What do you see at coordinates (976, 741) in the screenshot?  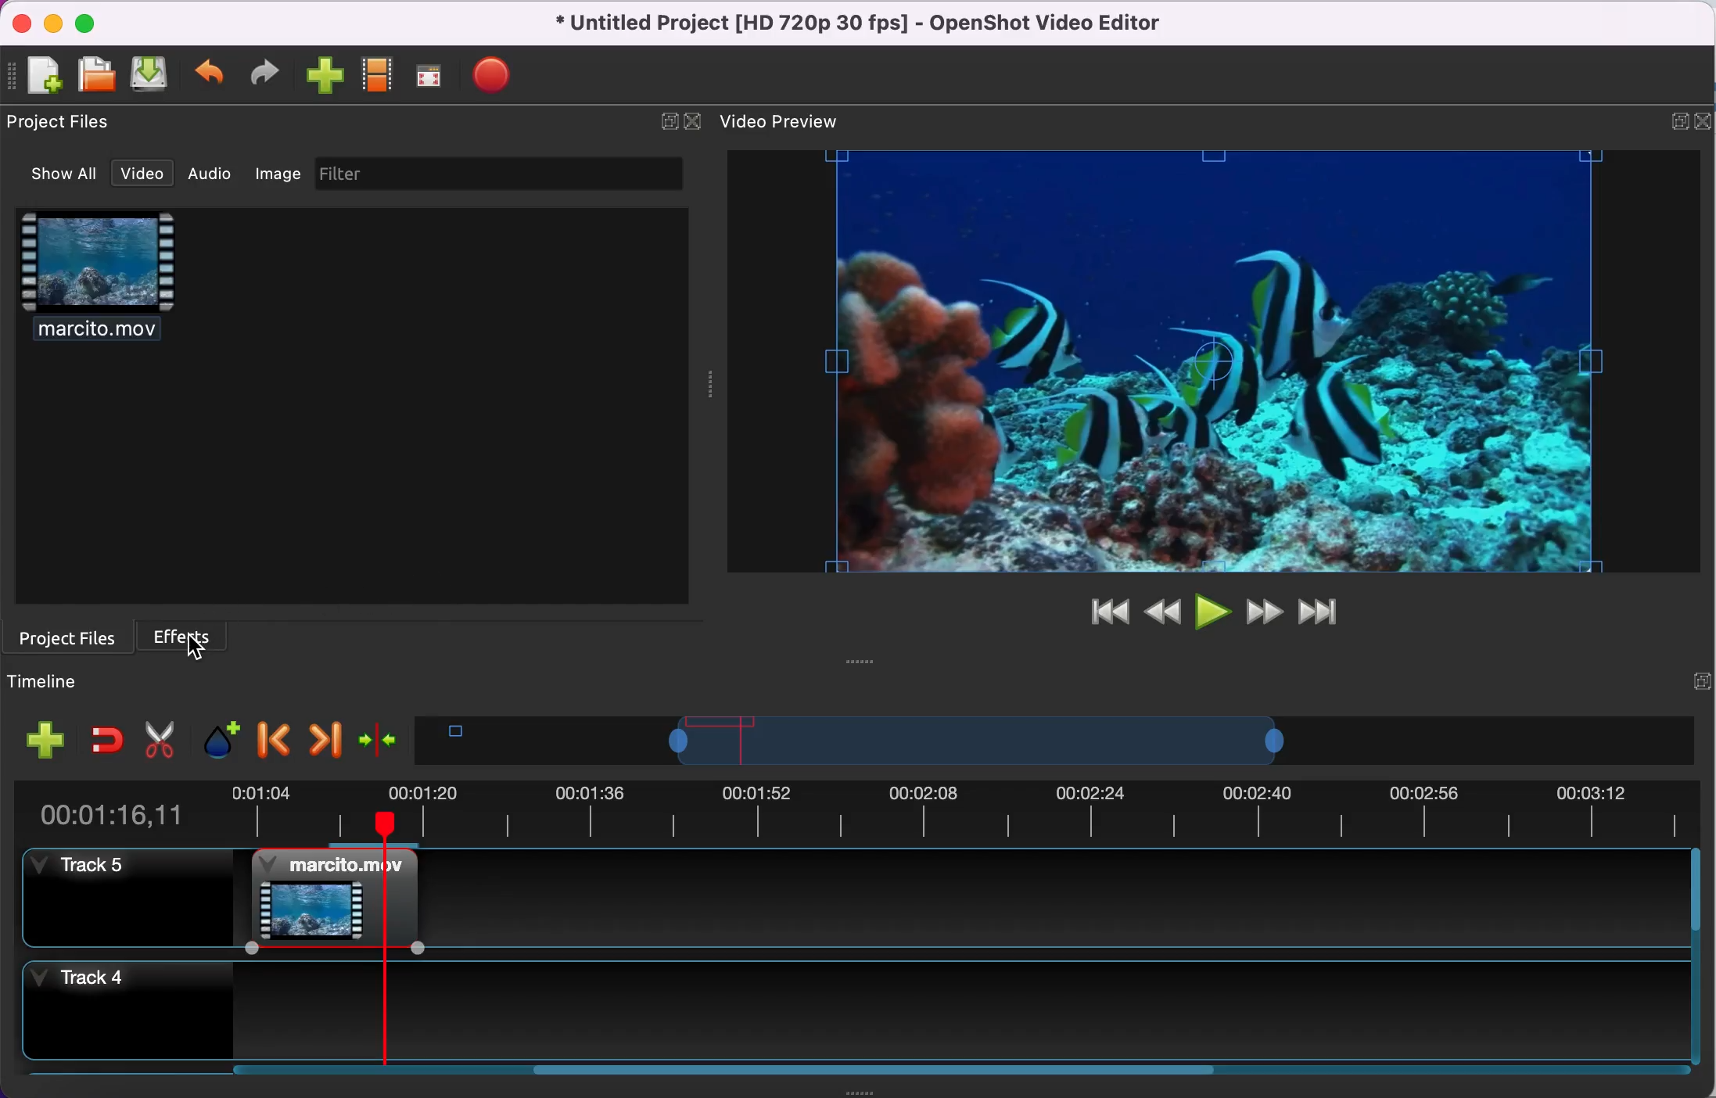 I see `timeline` at bounding box center [976, 741].